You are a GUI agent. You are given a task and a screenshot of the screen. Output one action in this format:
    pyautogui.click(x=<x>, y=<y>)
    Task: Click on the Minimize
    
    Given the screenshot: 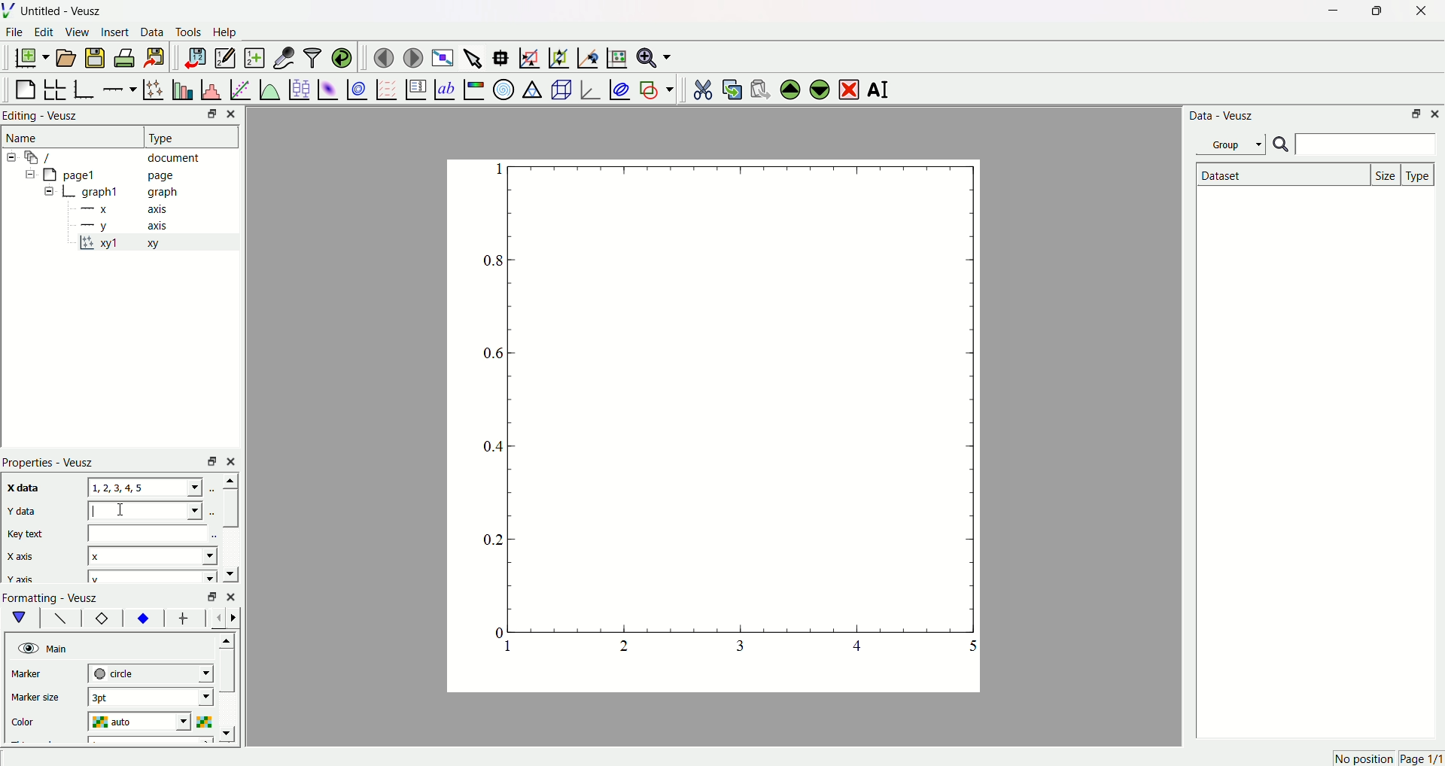 What is the action you would take?
    pyautogui.click(x=1415, y=115)
    